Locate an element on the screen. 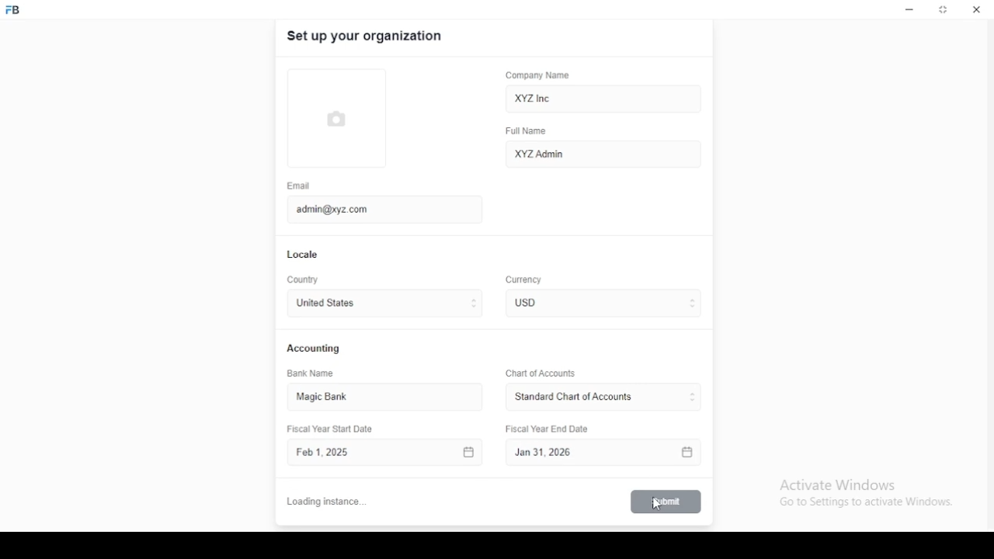 The width and height of the screenshot is (994, 559). Fiscal Year Start Date is located at coordinates (335, 429).